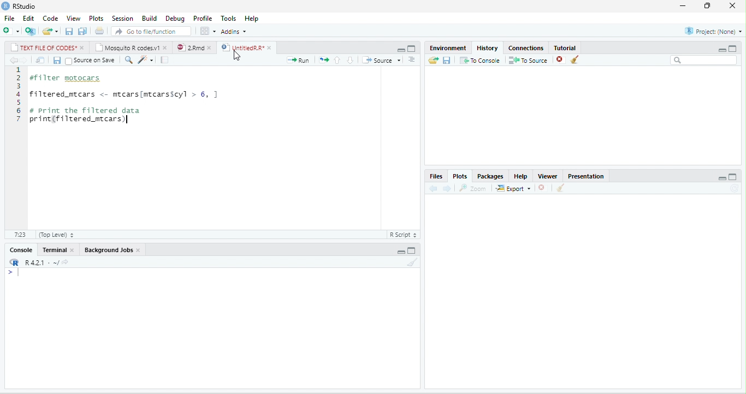 The image size is (746, 394). I want to click on Edit, so click(28, 18).